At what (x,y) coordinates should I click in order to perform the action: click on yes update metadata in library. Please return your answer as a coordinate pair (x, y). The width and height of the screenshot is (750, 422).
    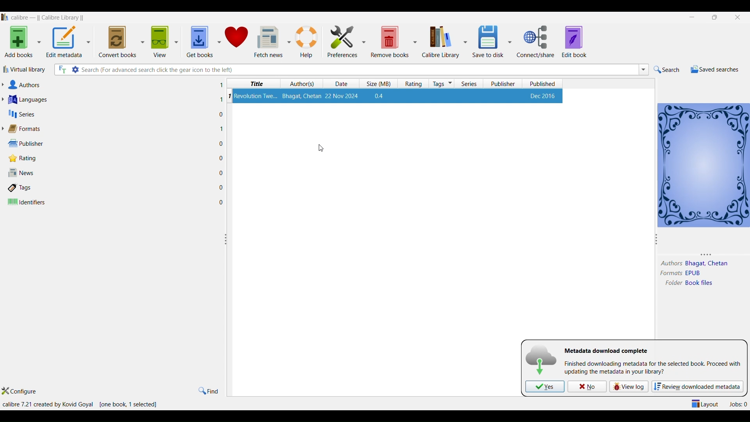
    Looking at the image, I should click on (545, 386).